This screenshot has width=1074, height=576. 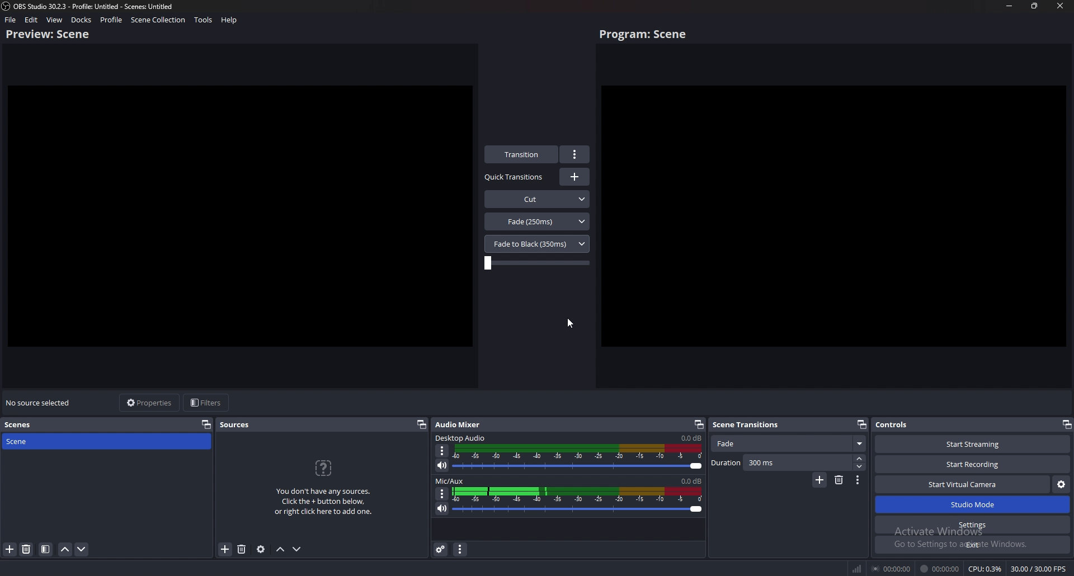 I want to click on docks, so click(x=81, y=20).